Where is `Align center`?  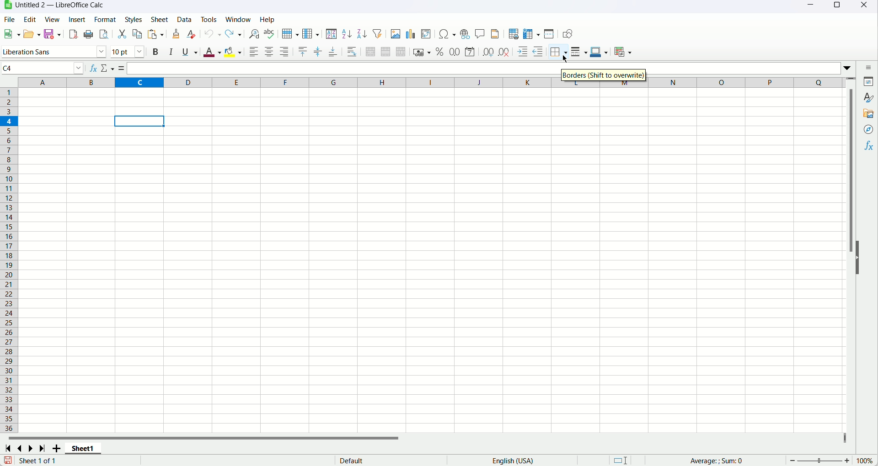
Align center is located at coordinates (270, 52).